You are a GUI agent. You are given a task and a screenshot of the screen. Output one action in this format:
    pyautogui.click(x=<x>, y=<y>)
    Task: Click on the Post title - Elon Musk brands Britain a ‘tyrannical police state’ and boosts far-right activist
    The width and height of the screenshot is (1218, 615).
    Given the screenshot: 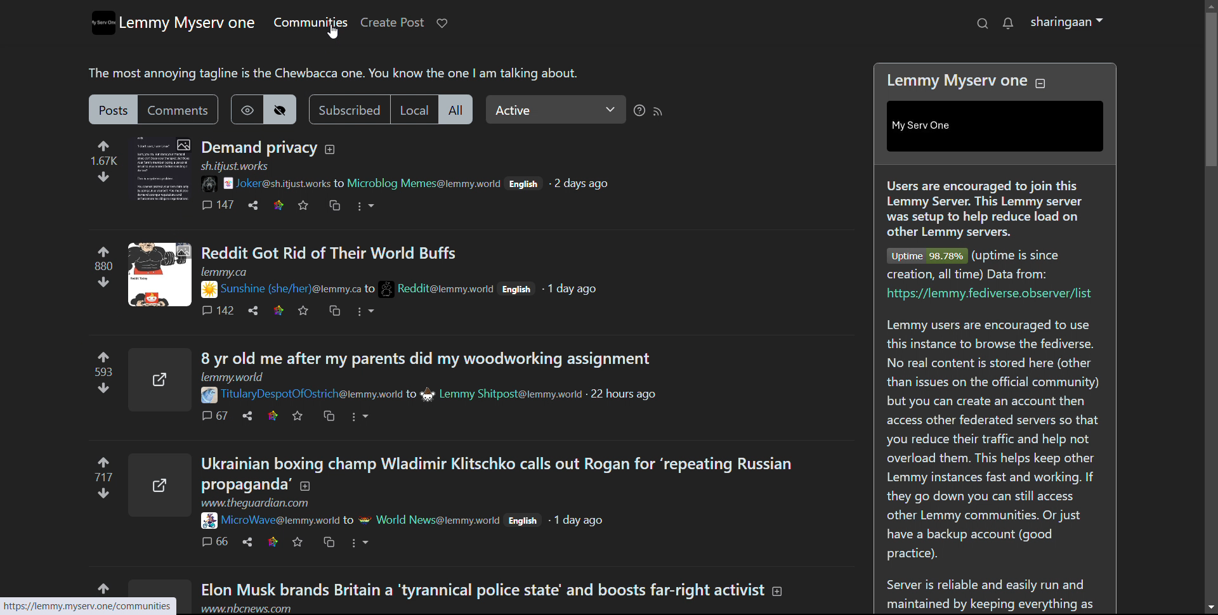 What is the action you would take?
    pyautogui.click(x=506, y=588)
    